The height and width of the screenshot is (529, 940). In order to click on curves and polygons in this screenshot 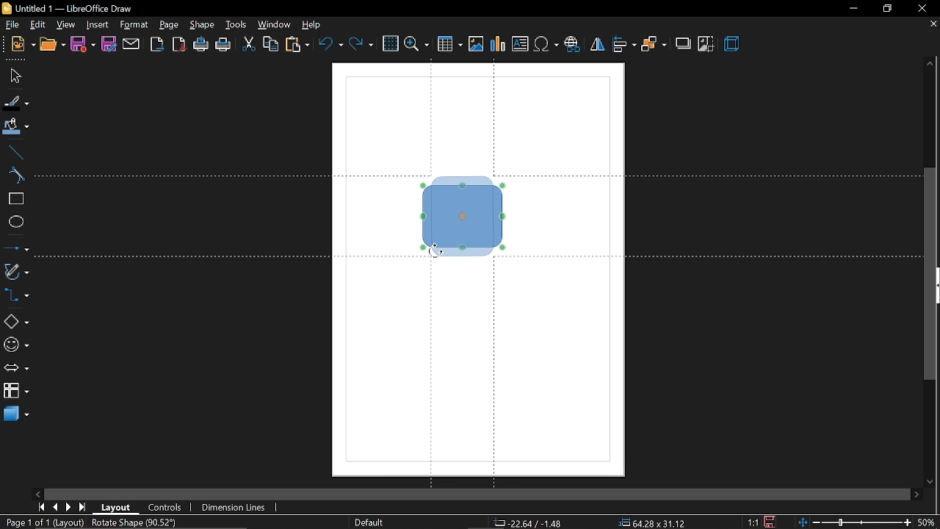, I will do `click(15, 272)`.